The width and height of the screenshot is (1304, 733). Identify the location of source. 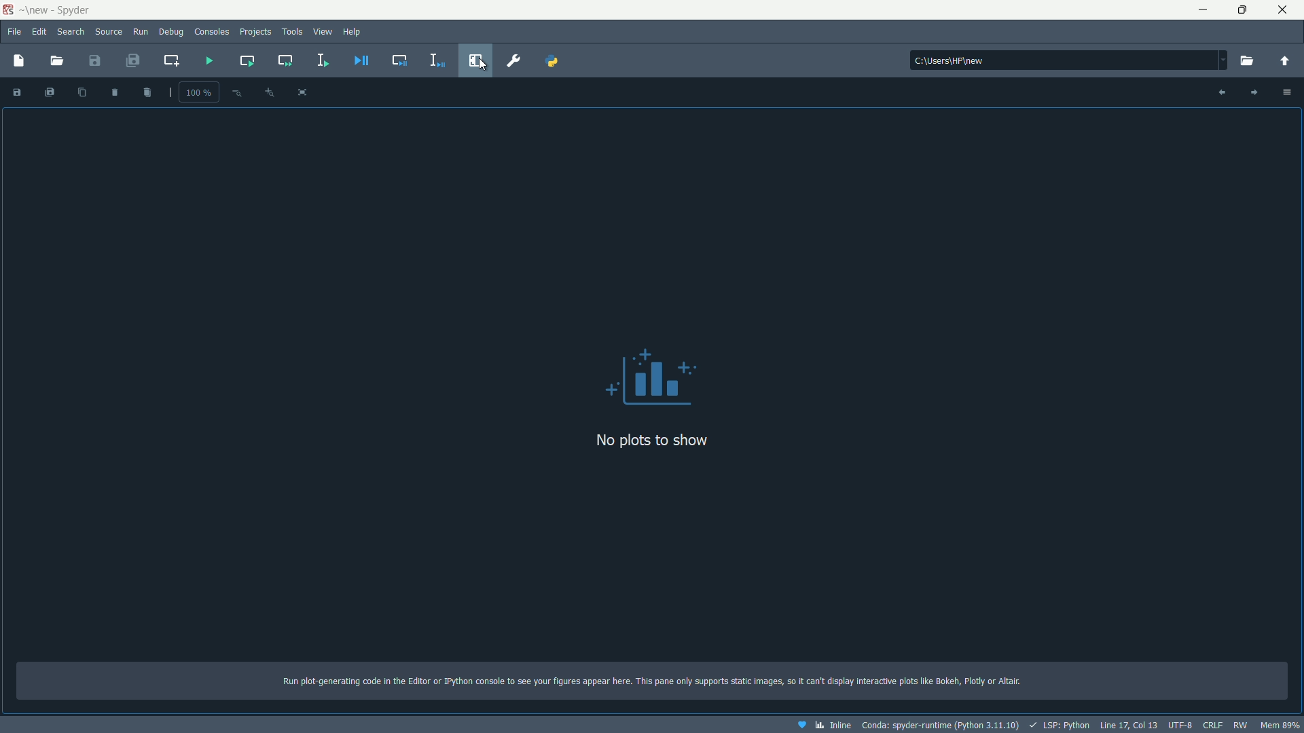
(108, 31).